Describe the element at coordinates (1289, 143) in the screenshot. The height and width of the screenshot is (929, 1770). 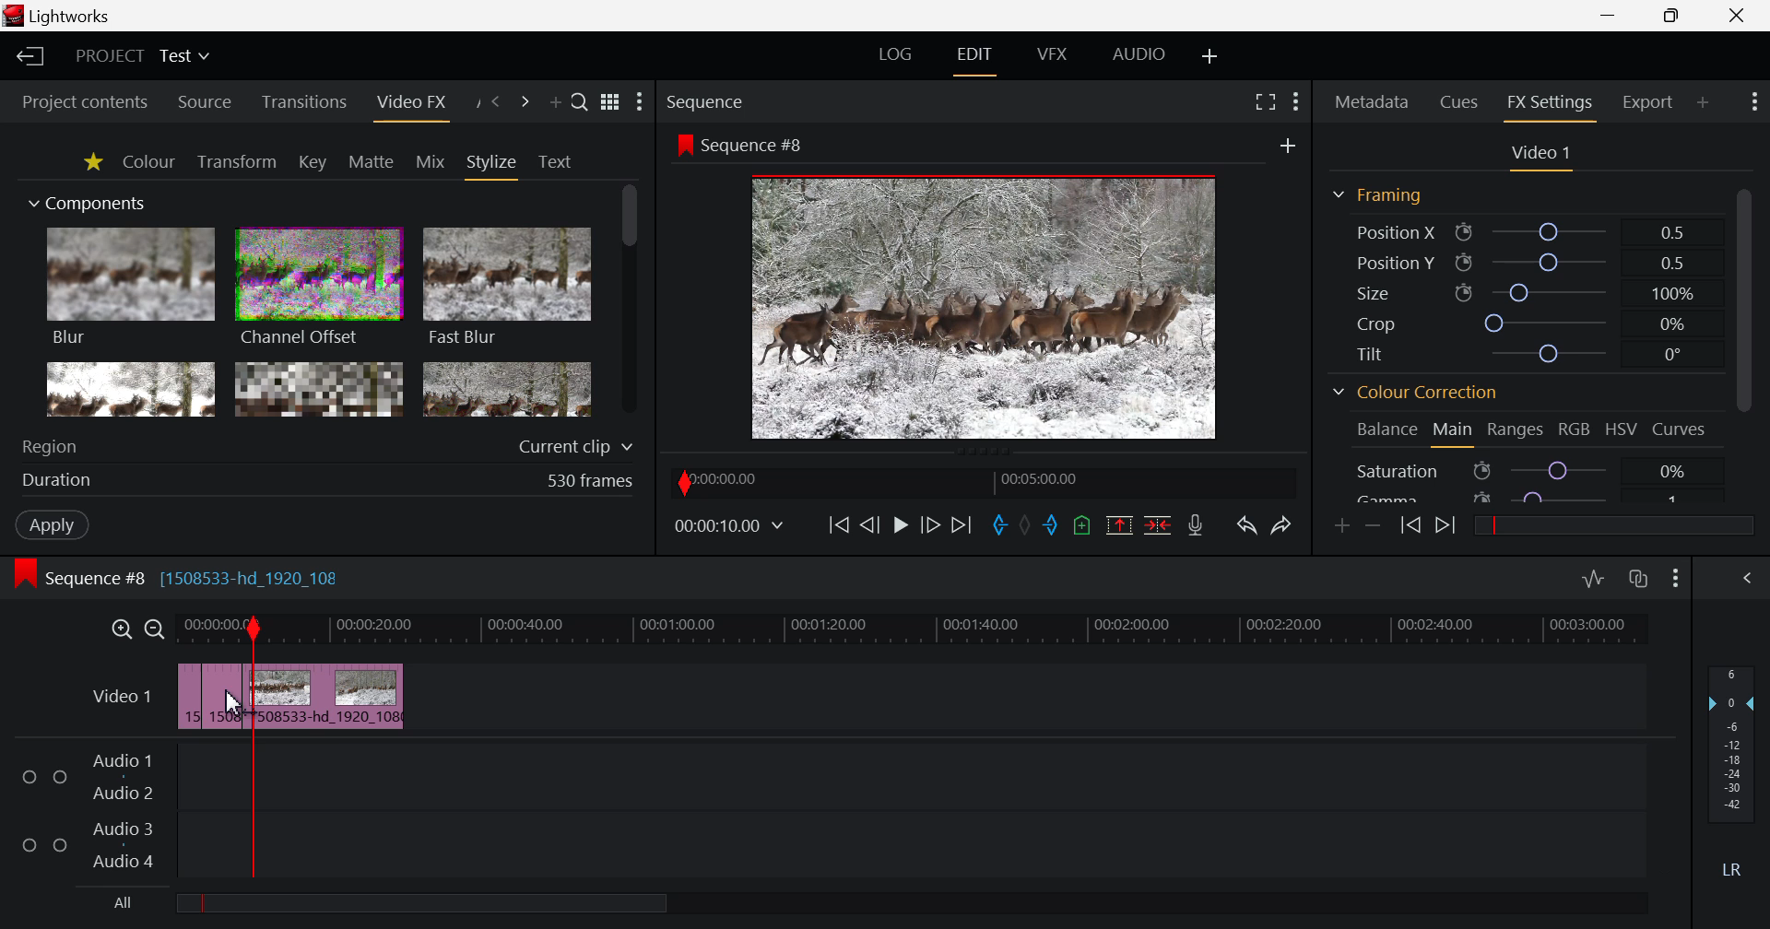
I see `add` at that location.